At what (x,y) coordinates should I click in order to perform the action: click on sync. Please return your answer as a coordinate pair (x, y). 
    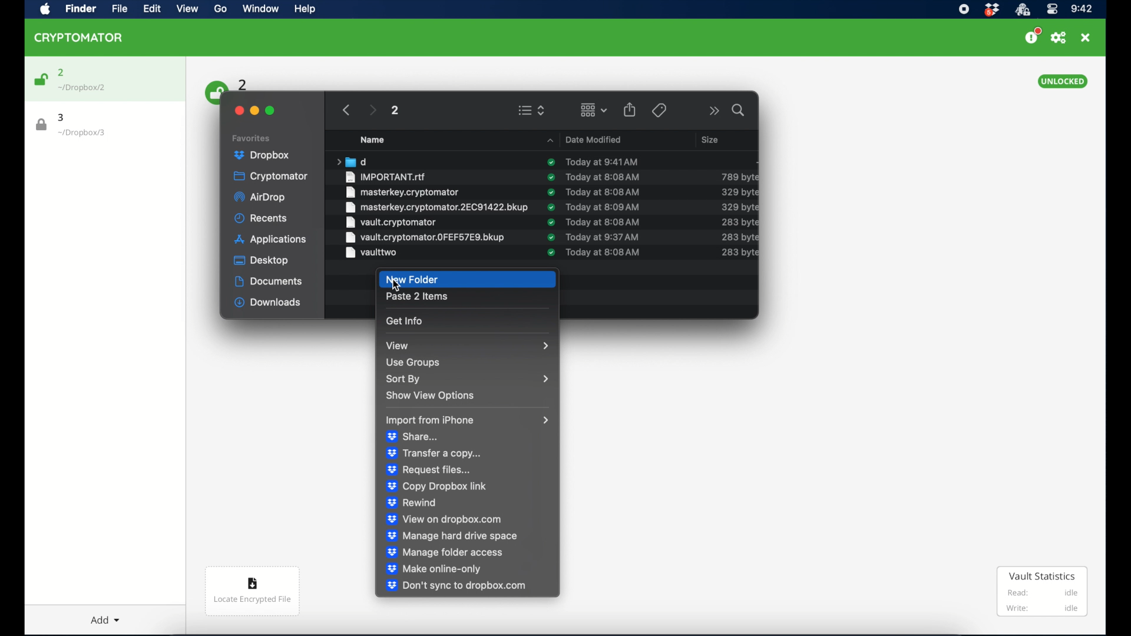
    Looking at the image, I should click on (550, 177).